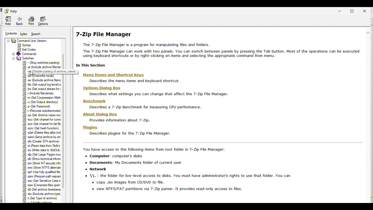 The image size is (373, 210). Describe the element at coordinates (41, 194) in the screenshot. I see `8) tx (Exclude archyve type` at that location.